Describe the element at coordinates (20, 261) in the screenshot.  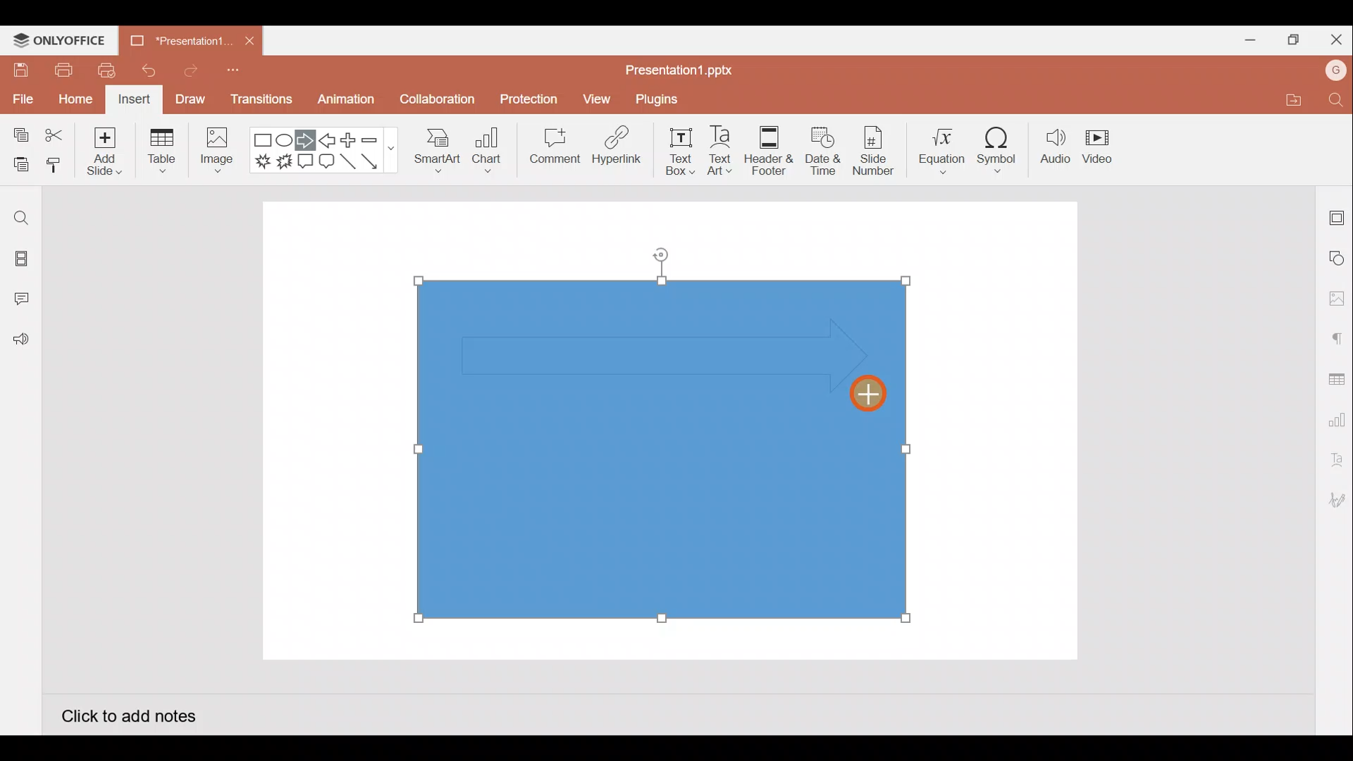
I see `Slides` at that location.